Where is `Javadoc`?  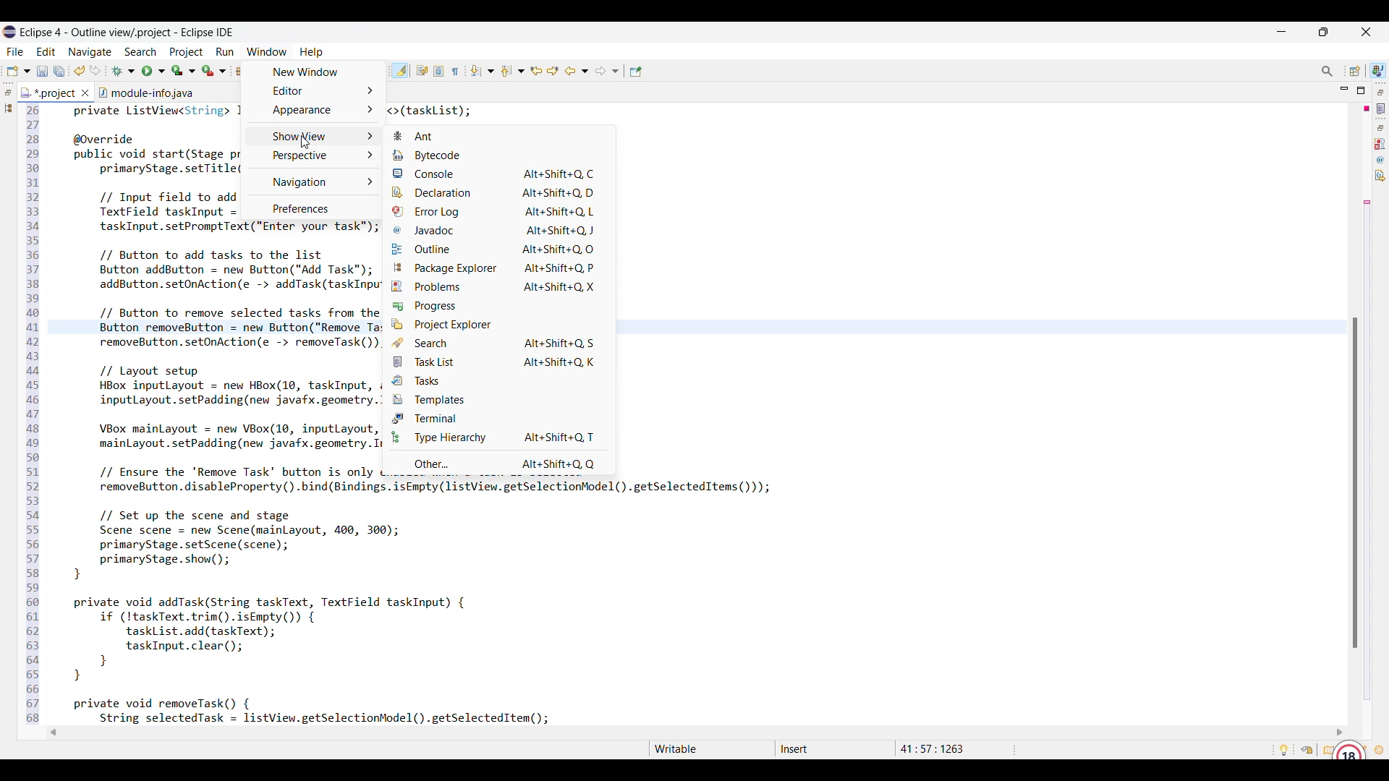 Javadoc is located at coordinates (498, 231).